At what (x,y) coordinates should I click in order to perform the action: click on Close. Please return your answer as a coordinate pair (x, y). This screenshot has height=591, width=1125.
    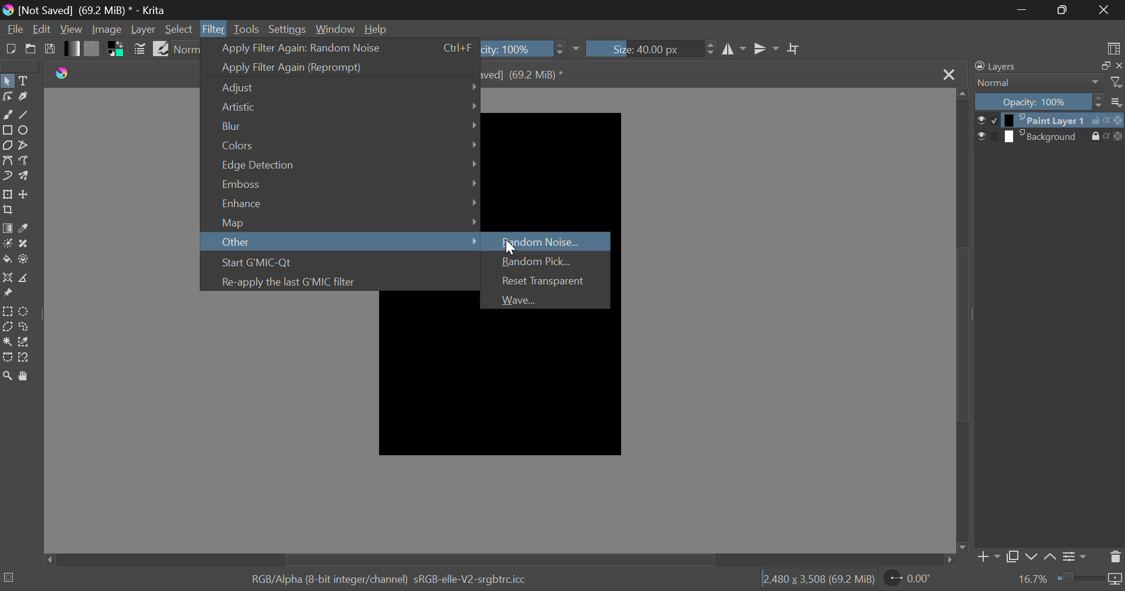
    Looking at the image, I should click on (1104, 9).